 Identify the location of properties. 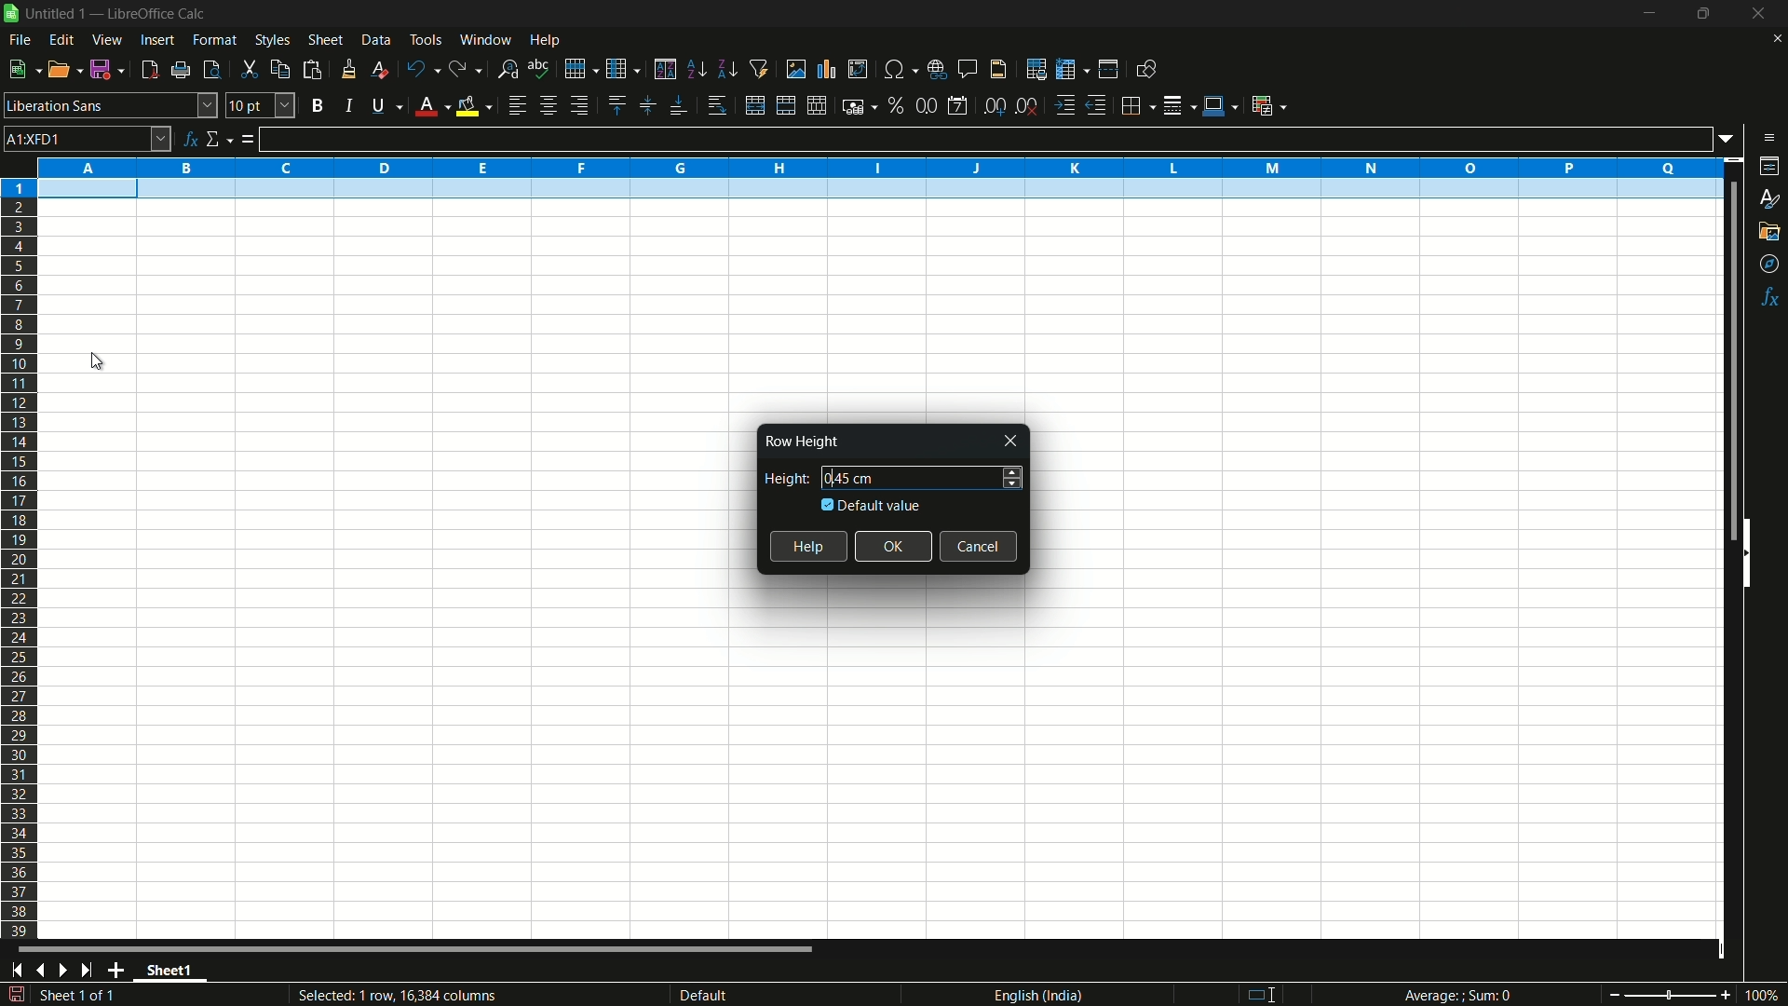
(1770, 166).